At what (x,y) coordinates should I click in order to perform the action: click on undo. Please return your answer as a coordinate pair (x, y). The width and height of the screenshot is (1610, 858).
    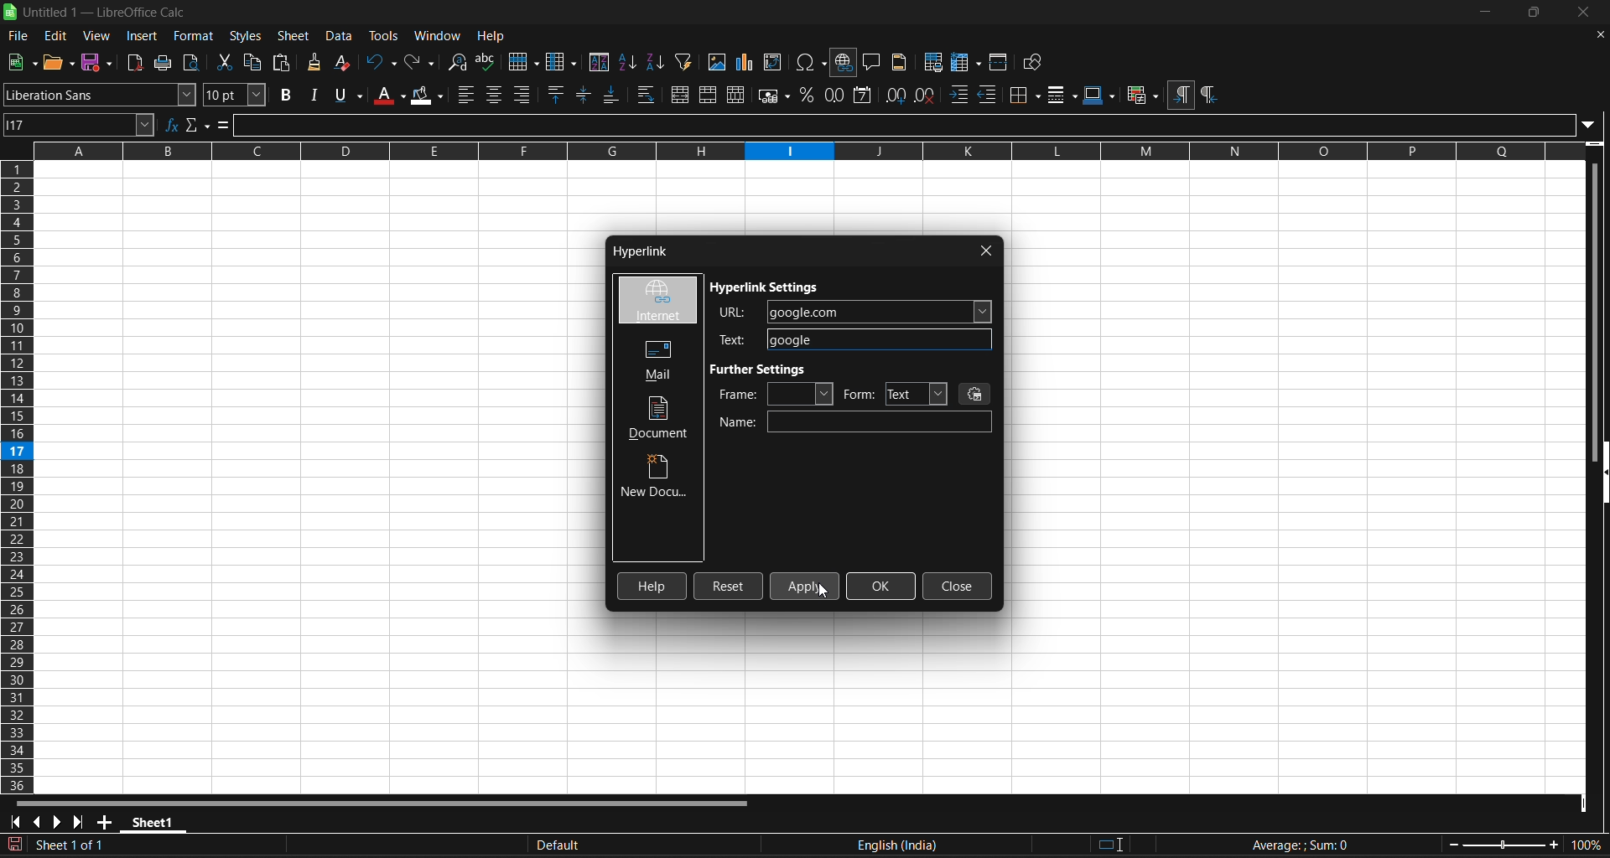
    Looking at the image, I should click on (382, 62).